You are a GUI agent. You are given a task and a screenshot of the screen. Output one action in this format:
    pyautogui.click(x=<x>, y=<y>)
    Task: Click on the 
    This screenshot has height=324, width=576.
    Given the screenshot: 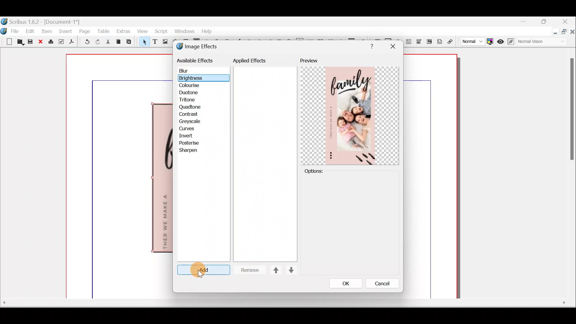 What is the action you would take?
    pyautogui.click(x=571, y=112)
    